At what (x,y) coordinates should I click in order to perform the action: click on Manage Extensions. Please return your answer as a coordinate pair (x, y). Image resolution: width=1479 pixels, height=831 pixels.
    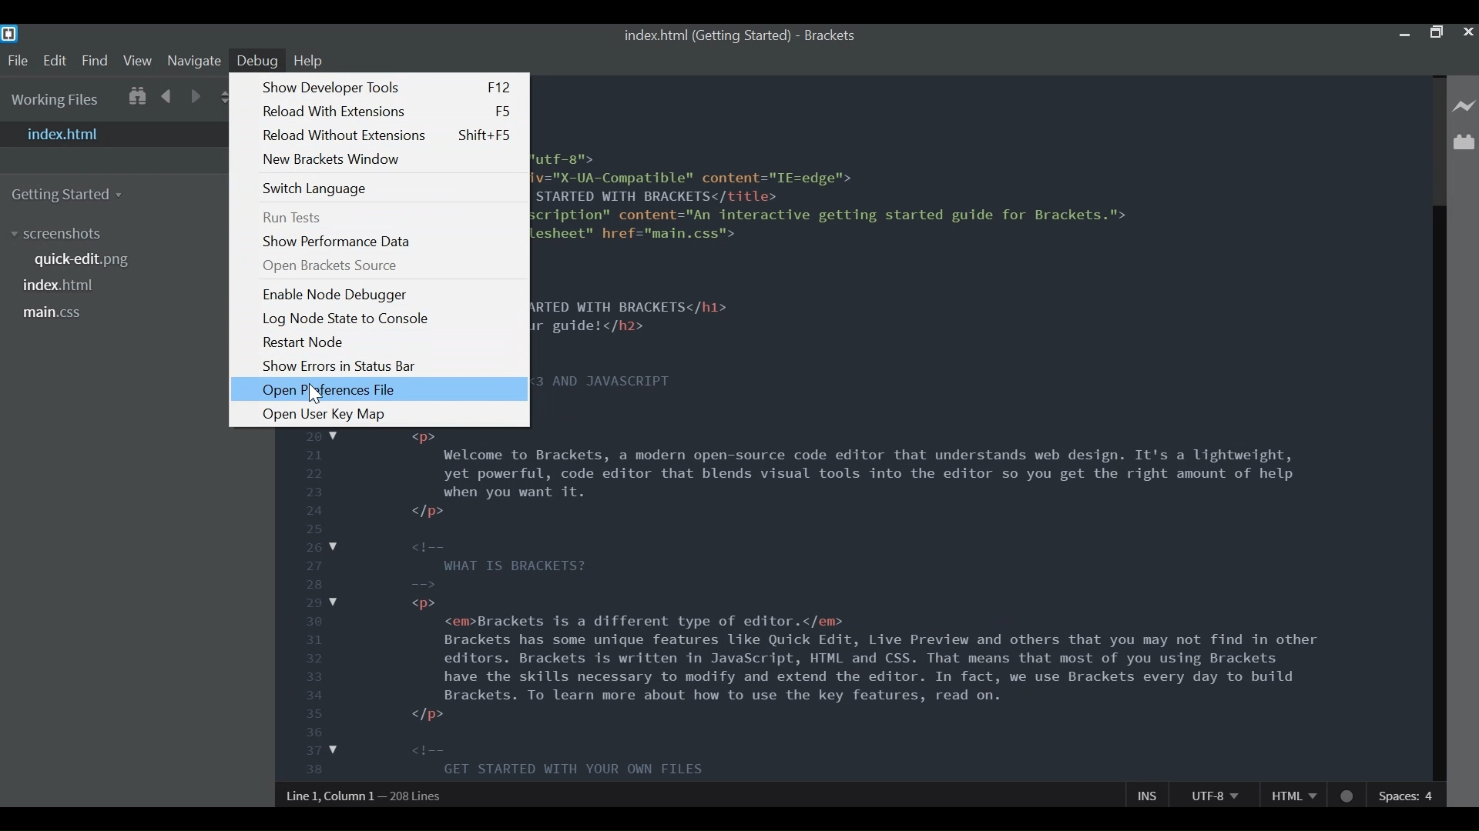
    Looking at the image, I should click on (1464, 141).